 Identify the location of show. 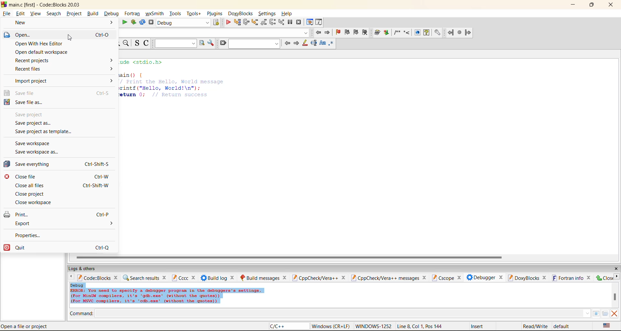
(417, 32).